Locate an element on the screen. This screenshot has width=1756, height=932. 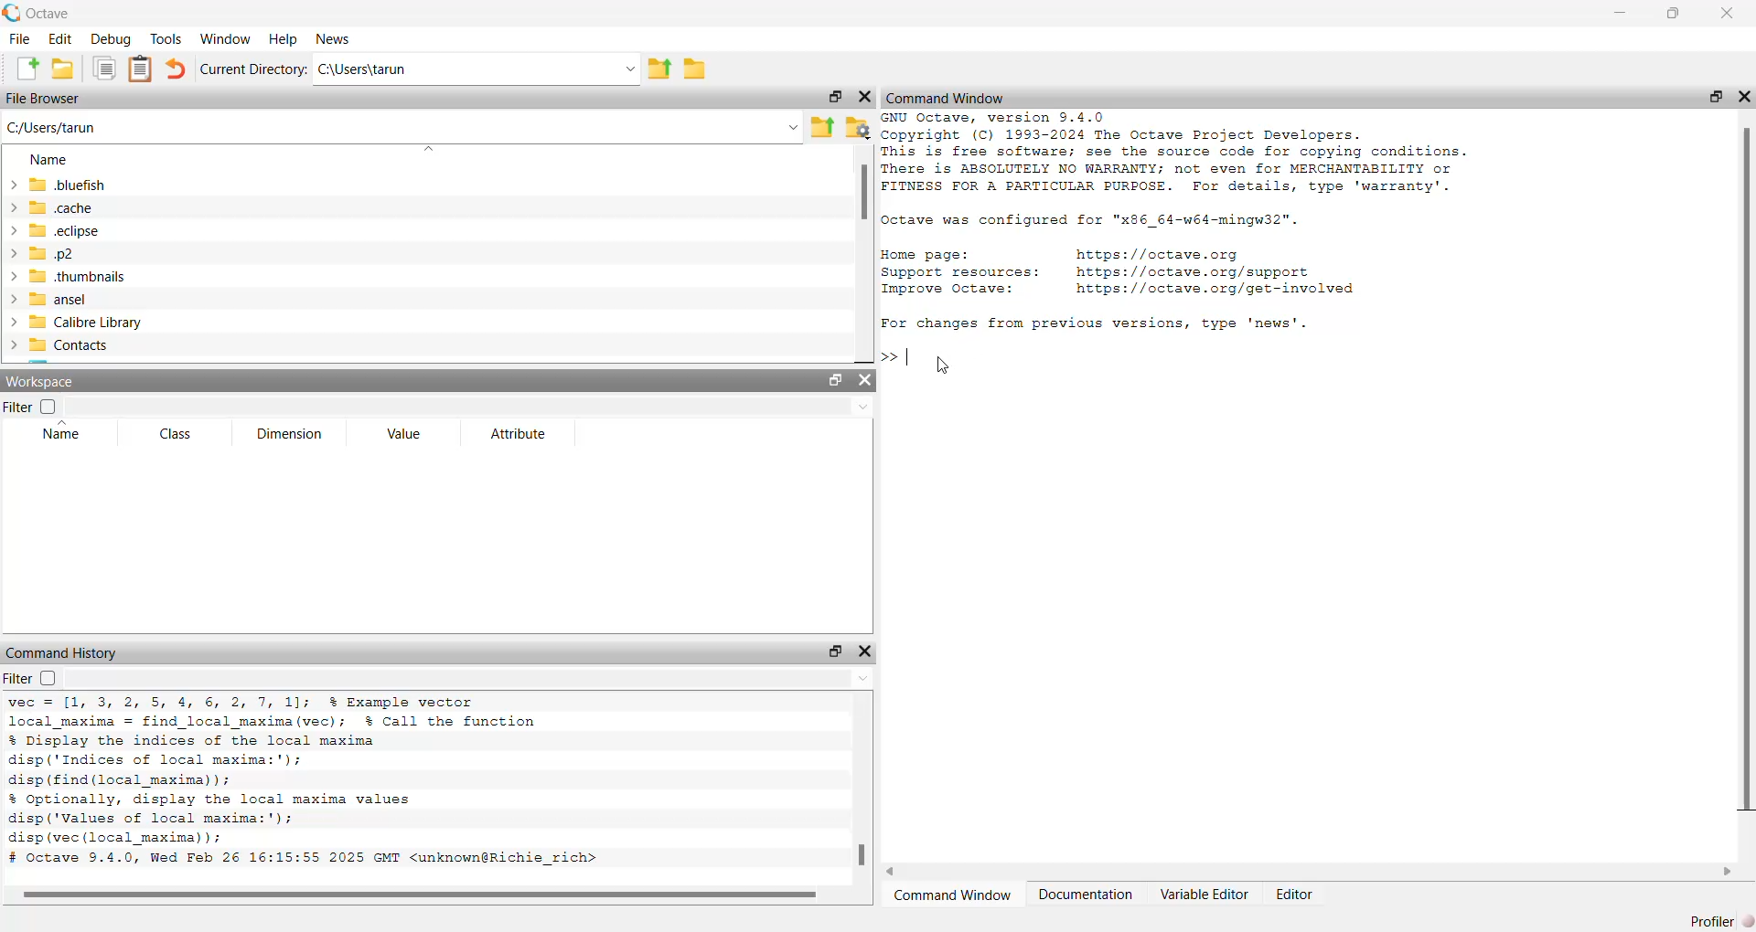
sort is located at coordinates (426, 149).